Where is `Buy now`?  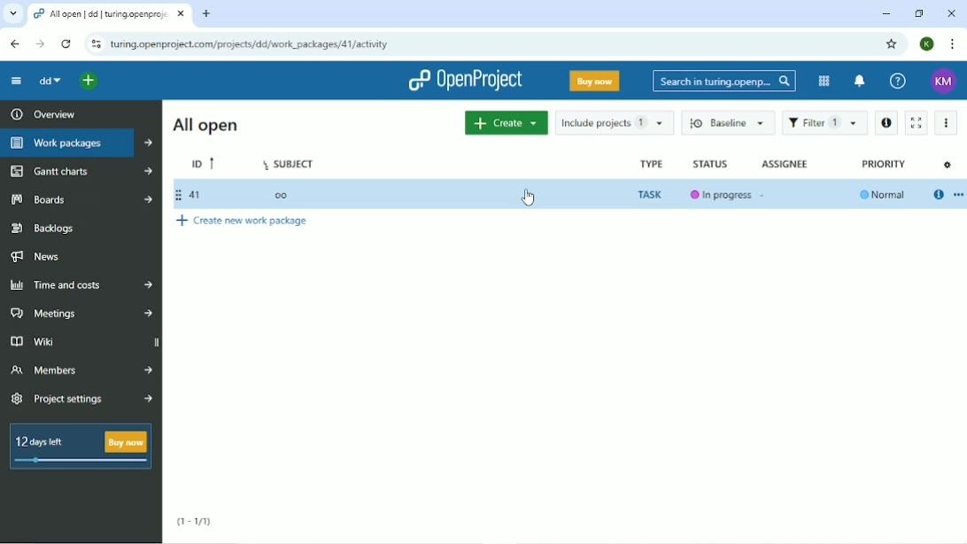 Buy now is located at coordinates (595, 82).